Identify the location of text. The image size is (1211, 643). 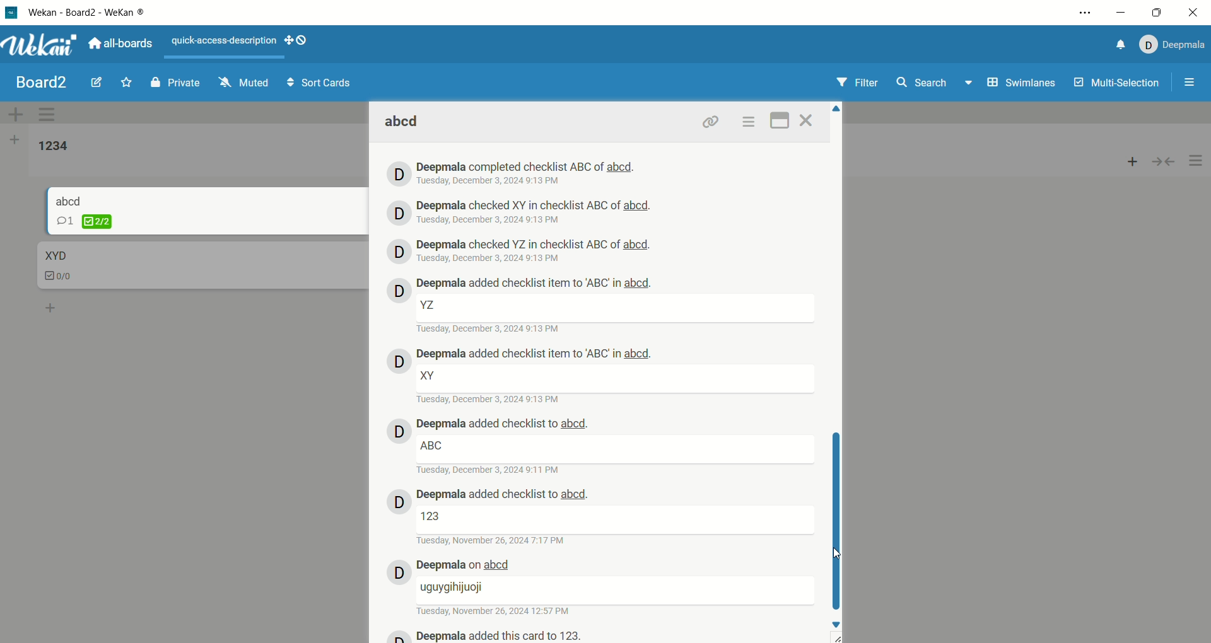
(431, 446).